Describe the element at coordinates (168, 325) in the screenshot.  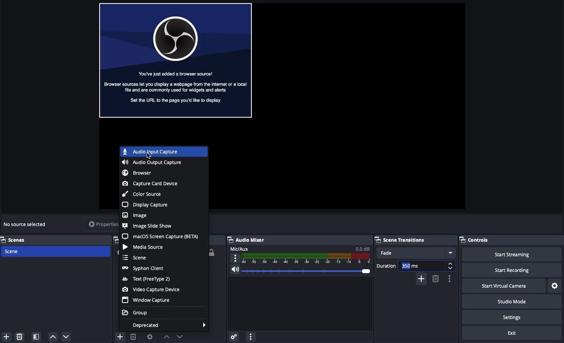
I see `Deprecated` at that location.